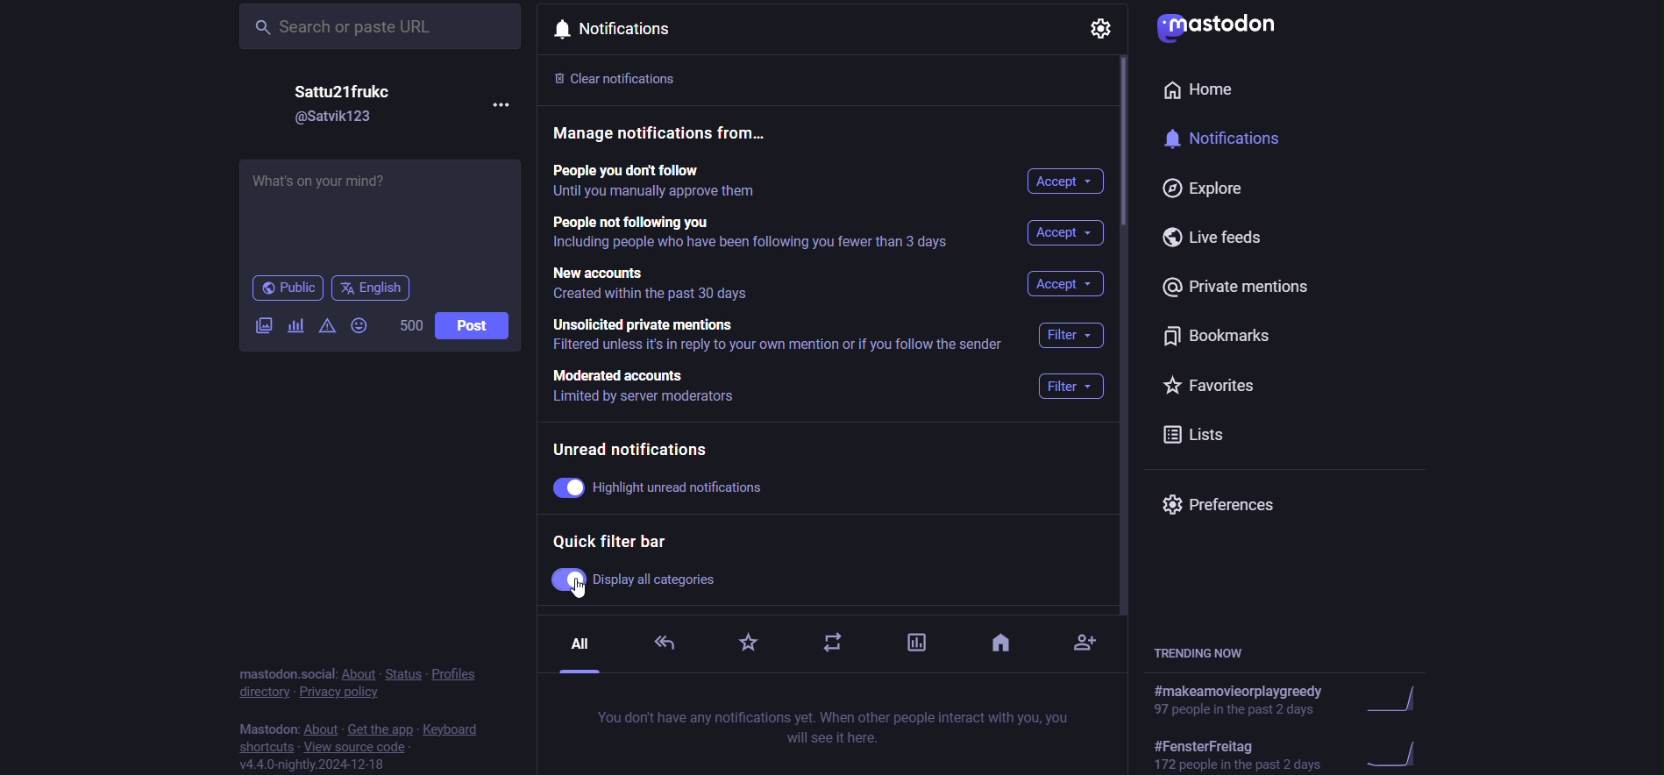  Describe the element at coordinates (658, 287) in the screenshot. I see `New accounts Created within the past 30 days` at that location.